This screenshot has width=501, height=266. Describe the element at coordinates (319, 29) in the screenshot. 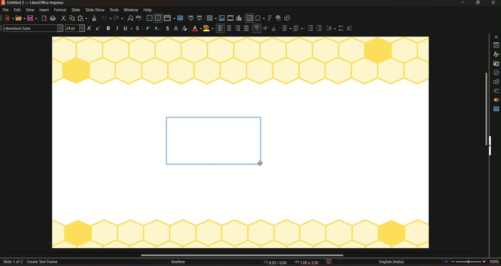

I see `Align side 2` at that location.